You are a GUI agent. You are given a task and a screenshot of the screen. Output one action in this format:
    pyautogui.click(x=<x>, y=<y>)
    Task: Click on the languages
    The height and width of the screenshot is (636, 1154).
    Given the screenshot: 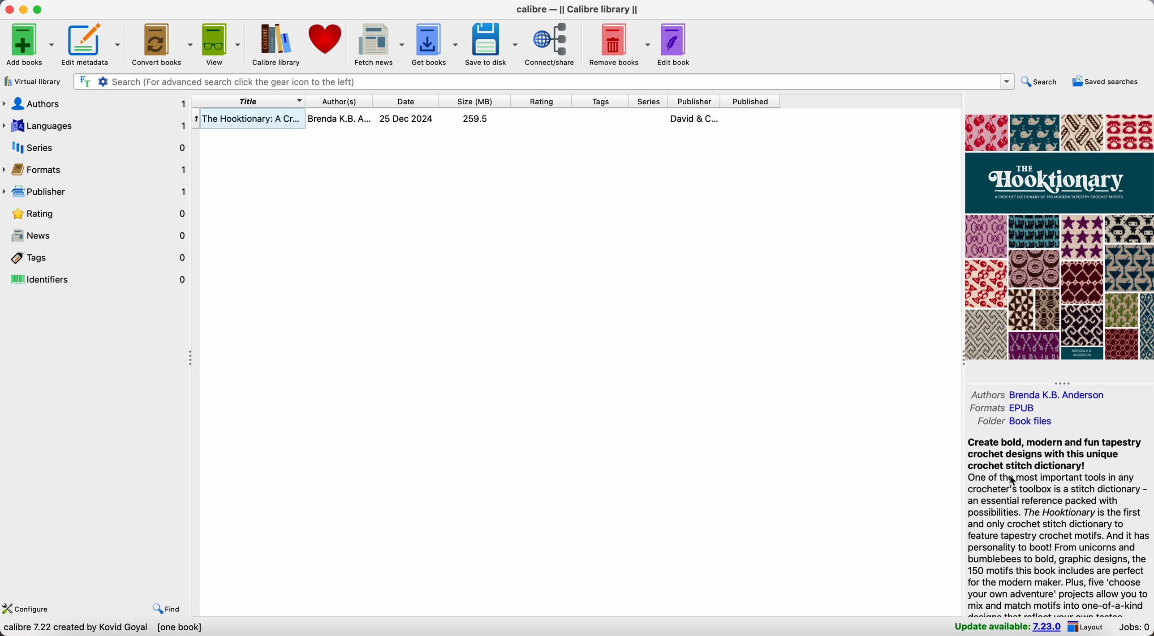 What is the action you would take?
    pyautogui.click(x=96, y=124)
    